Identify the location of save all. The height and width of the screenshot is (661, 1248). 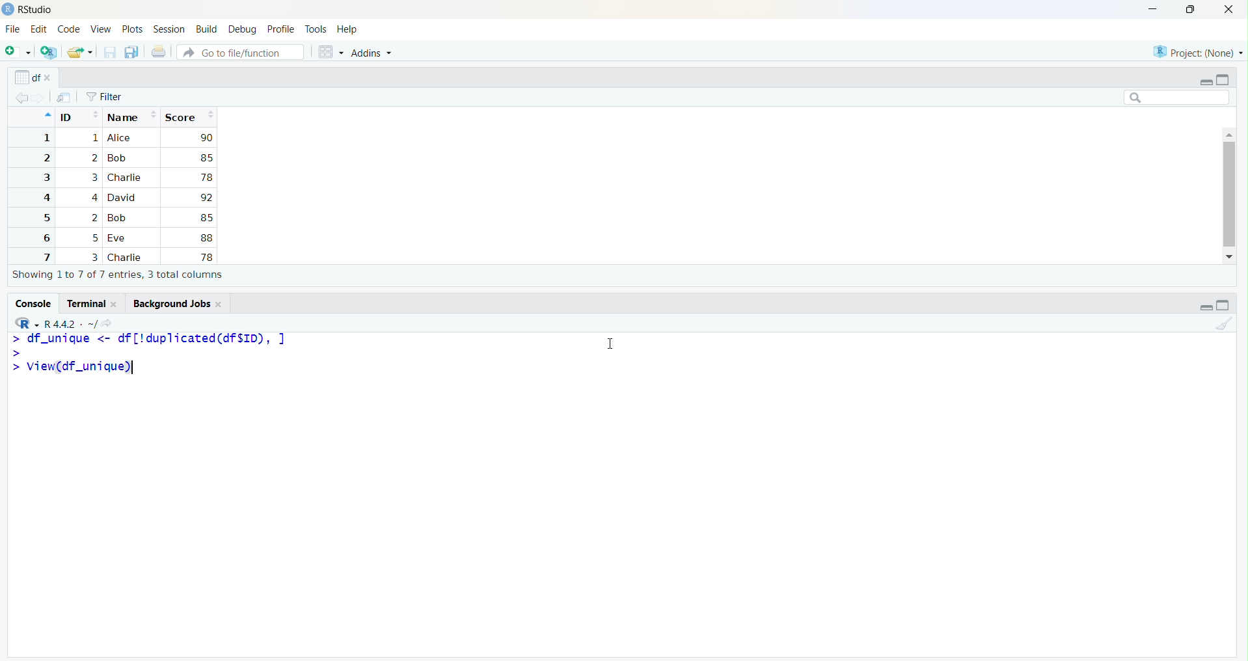
(133, 53).